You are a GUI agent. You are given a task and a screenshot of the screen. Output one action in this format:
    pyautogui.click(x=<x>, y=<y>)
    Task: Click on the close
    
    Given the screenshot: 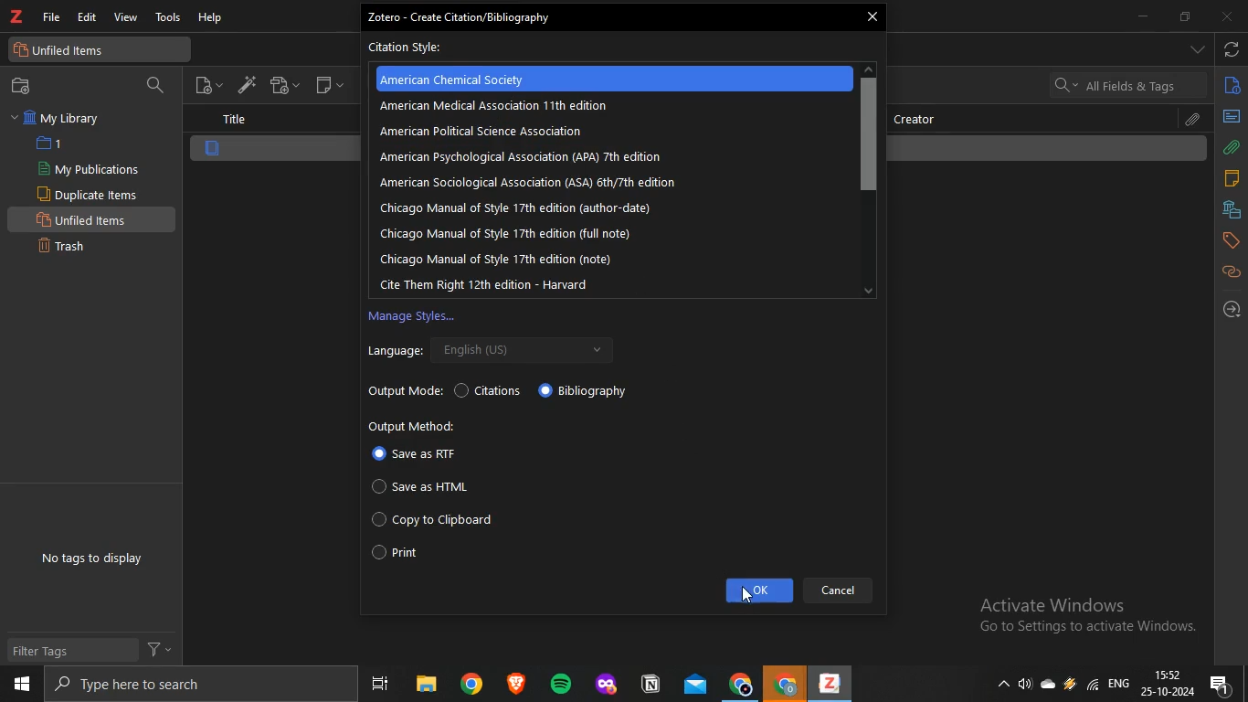 What is the action you would take?
    pyautogui.click(x=873, y=18)
    